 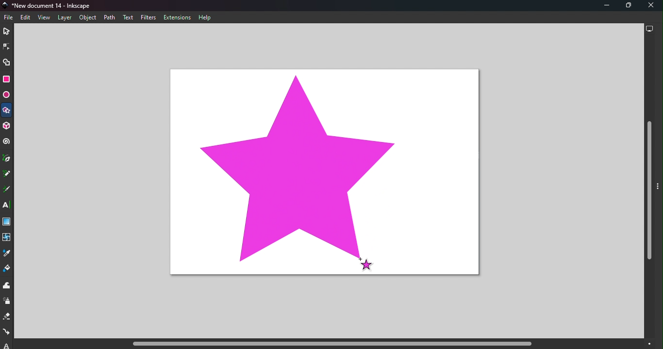 I want to click on Paint bucket tool, so click(x=8, y=270).